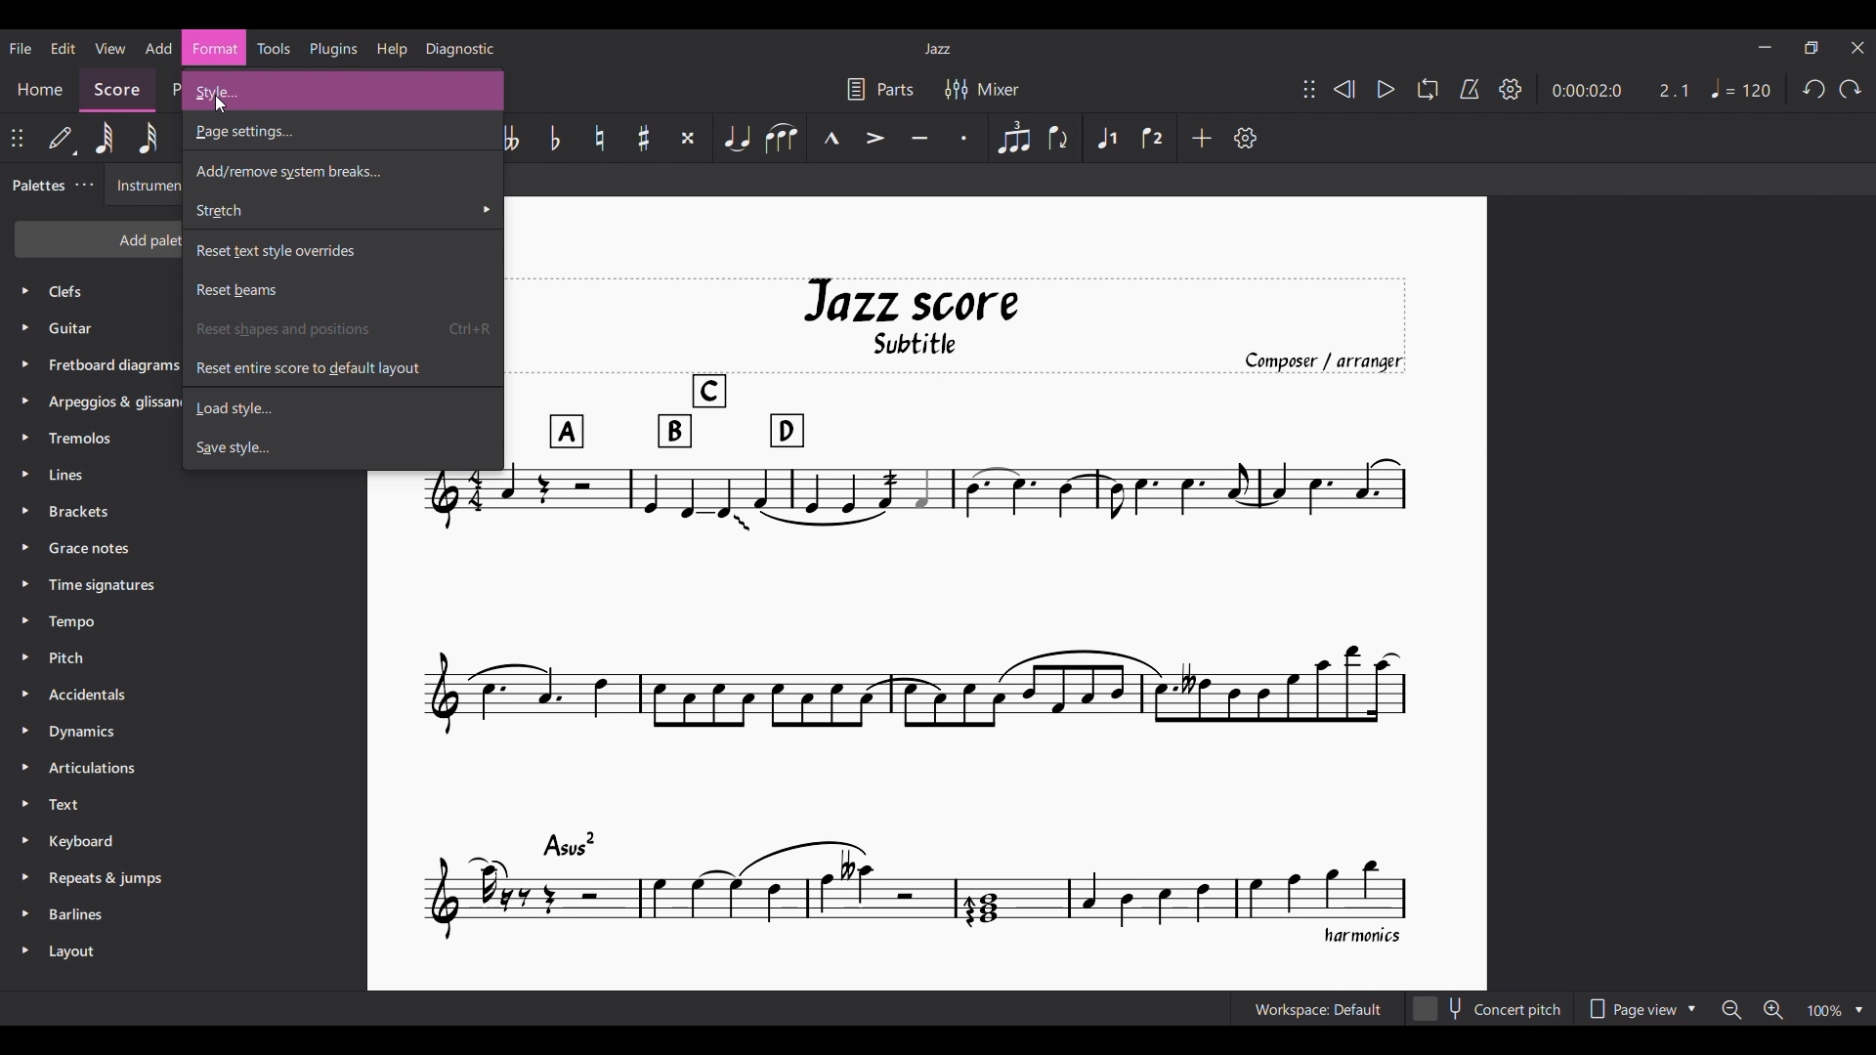 This screenshot has width=1876, height=1055. I want to click on File menu, so click(20, 48).